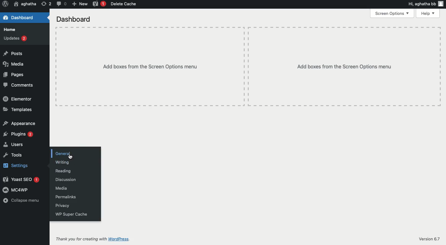  I want to click on aghatha, so click(23, 4).